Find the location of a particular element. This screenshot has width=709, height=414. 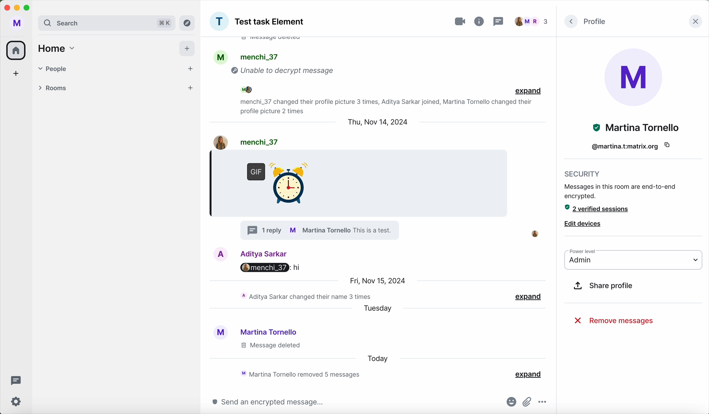

Aditya user is located at coordinates (265, 253).